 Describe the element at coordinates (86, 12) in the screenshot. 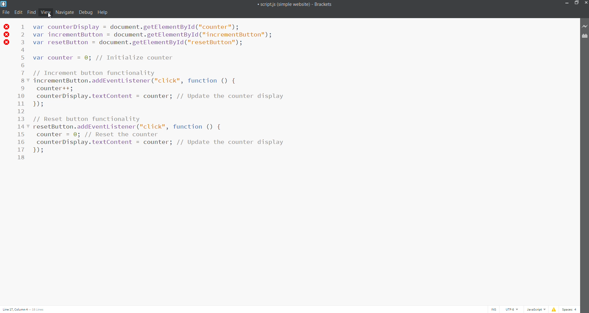

I see `debug` at that location.